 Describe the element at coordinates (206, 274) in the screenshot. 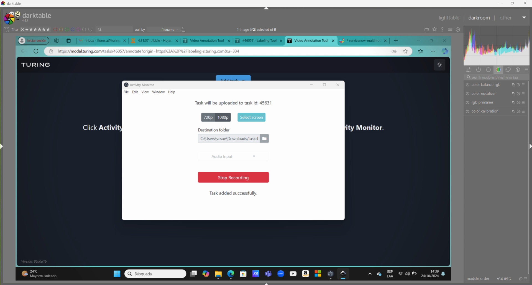

I see `copilot` at that location.